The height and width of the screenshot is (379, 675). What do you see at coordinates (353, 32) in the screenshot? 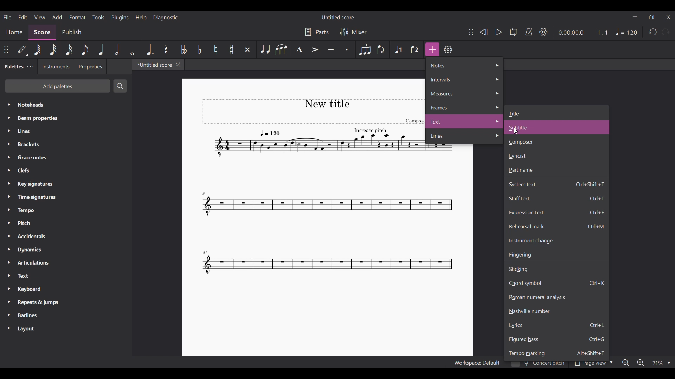
I see `Mixer settings` at bounding box center [353, 32].